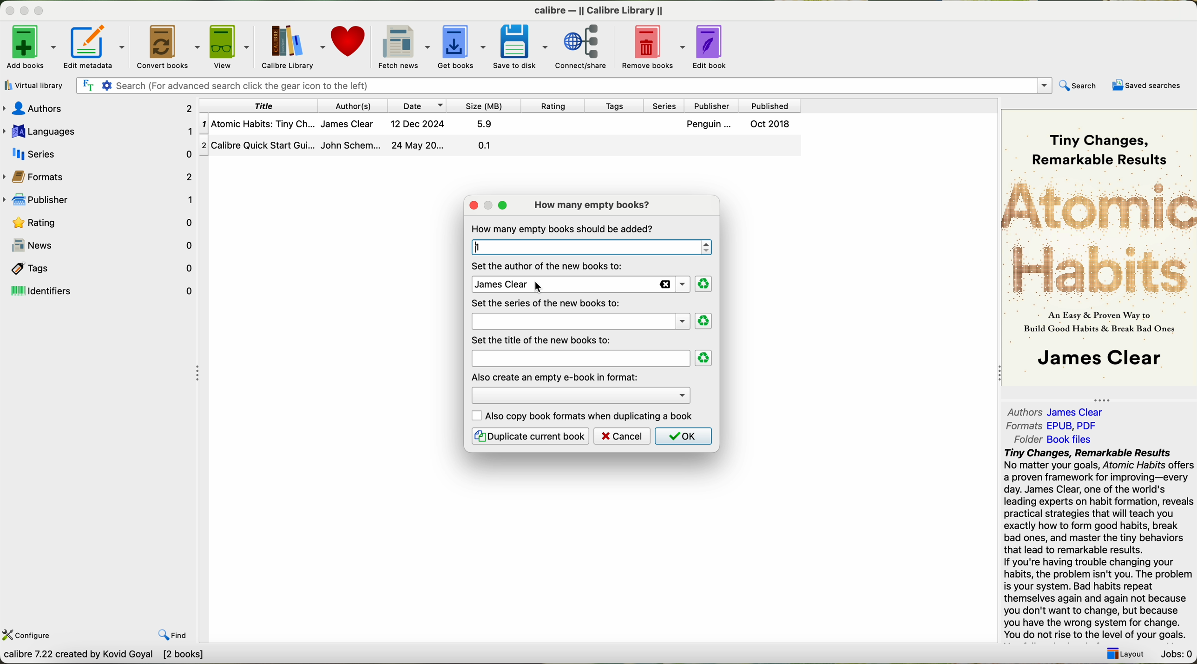 Image resolution: width=1197 pixels, height=664 pixels. Describe the element at coordinates (173, 636) in the screenshot. I see `find` at that location.